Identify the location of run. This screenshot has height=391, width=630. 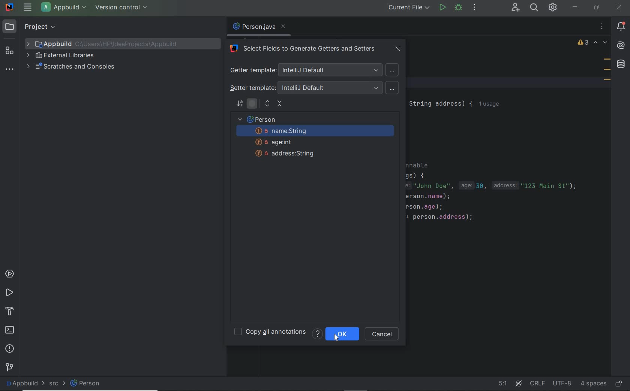
(9, 292).